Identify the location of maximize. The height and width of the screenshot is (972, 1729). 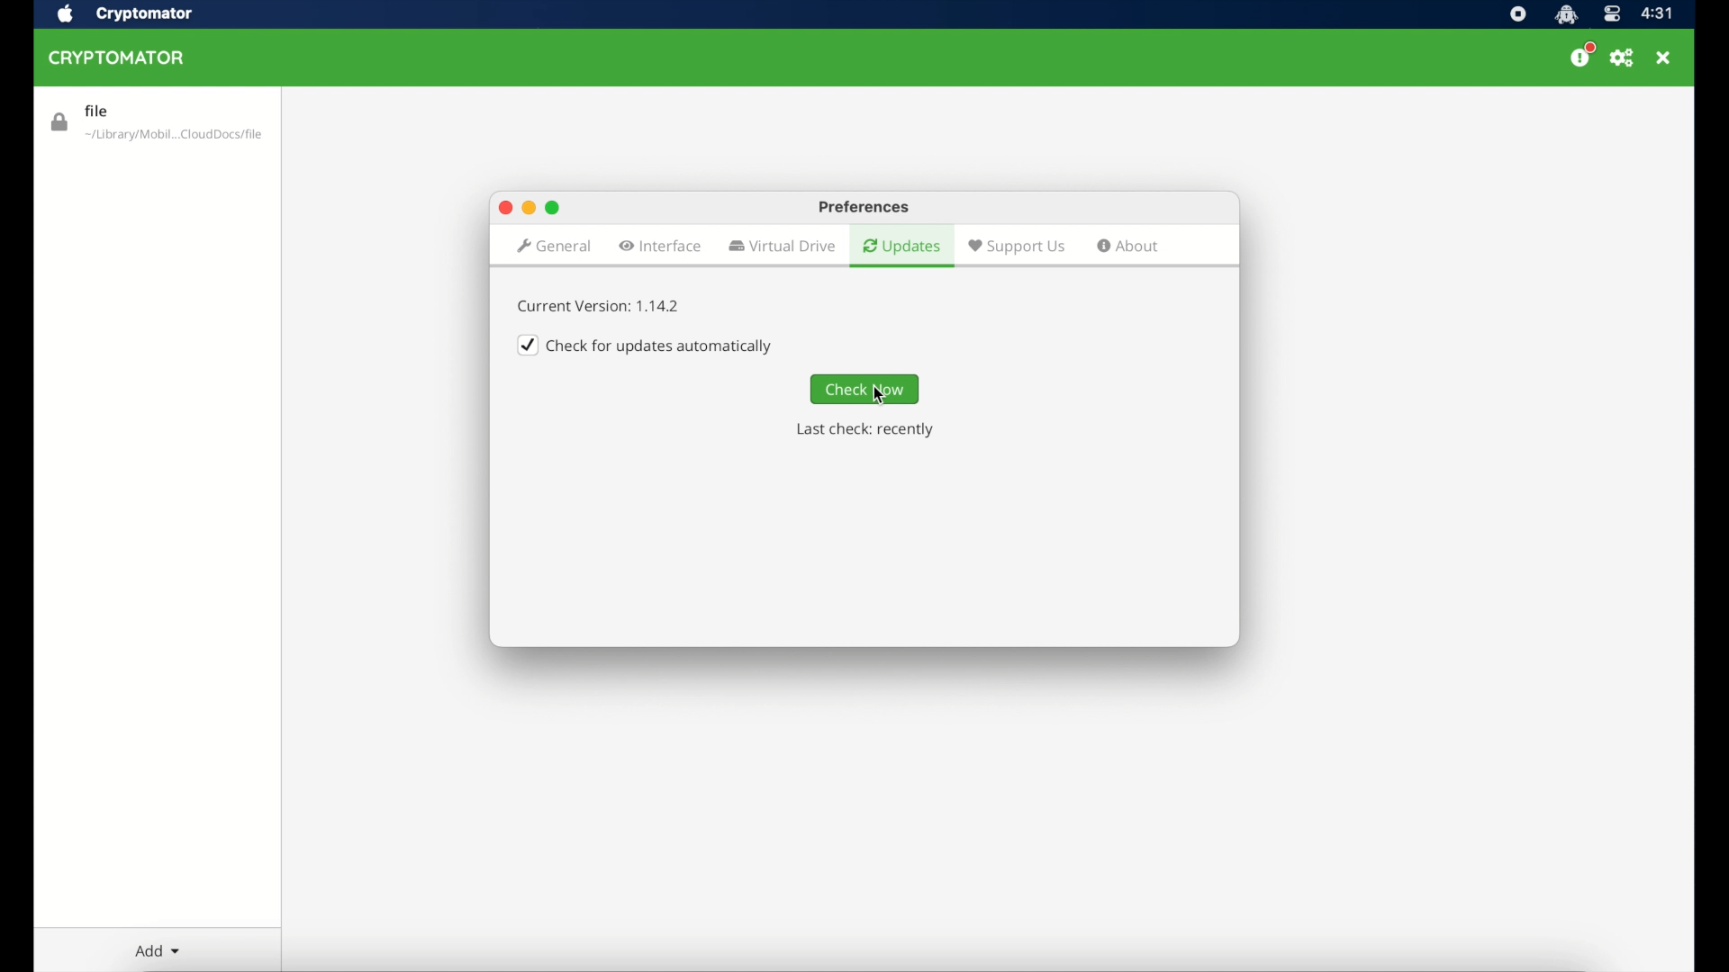
(553, 206).